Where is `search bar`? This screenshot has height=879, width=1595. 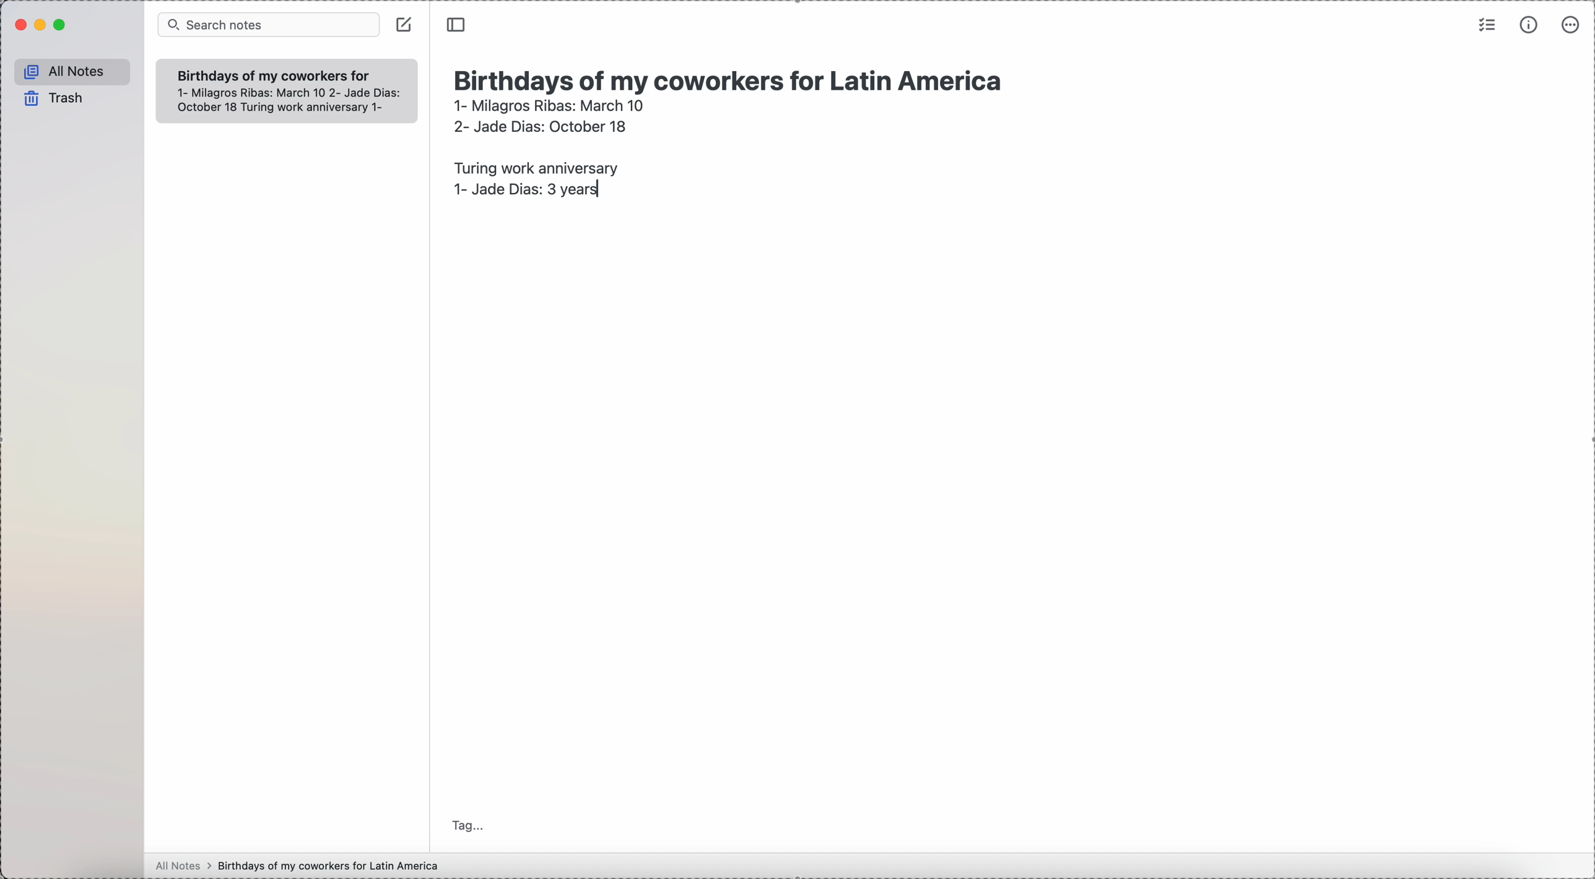
search bar is located at coordinates (268, 25).